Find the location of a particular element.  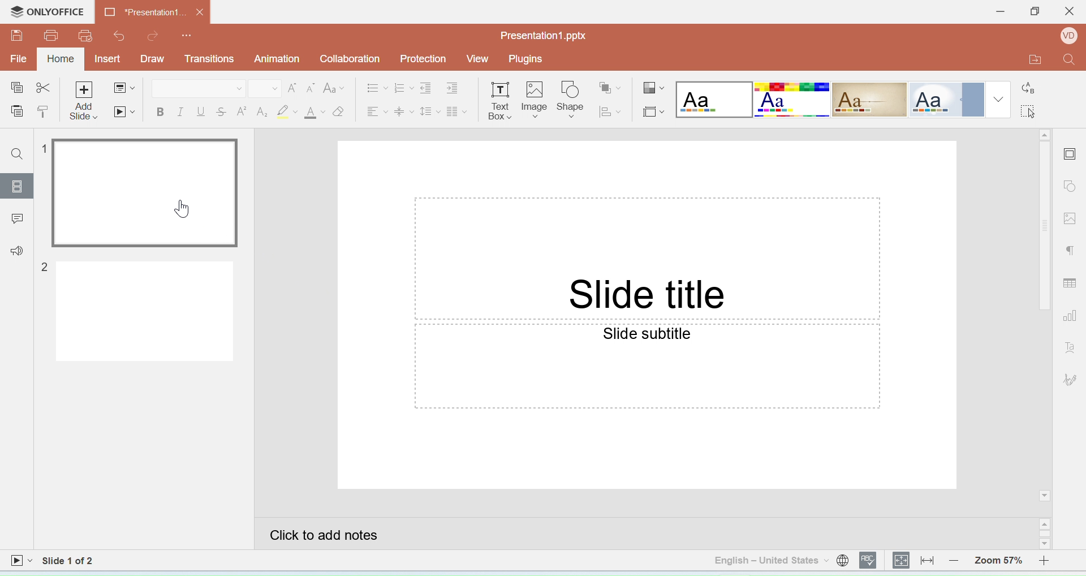

Slide 2 is located at coordinates (135, 311).